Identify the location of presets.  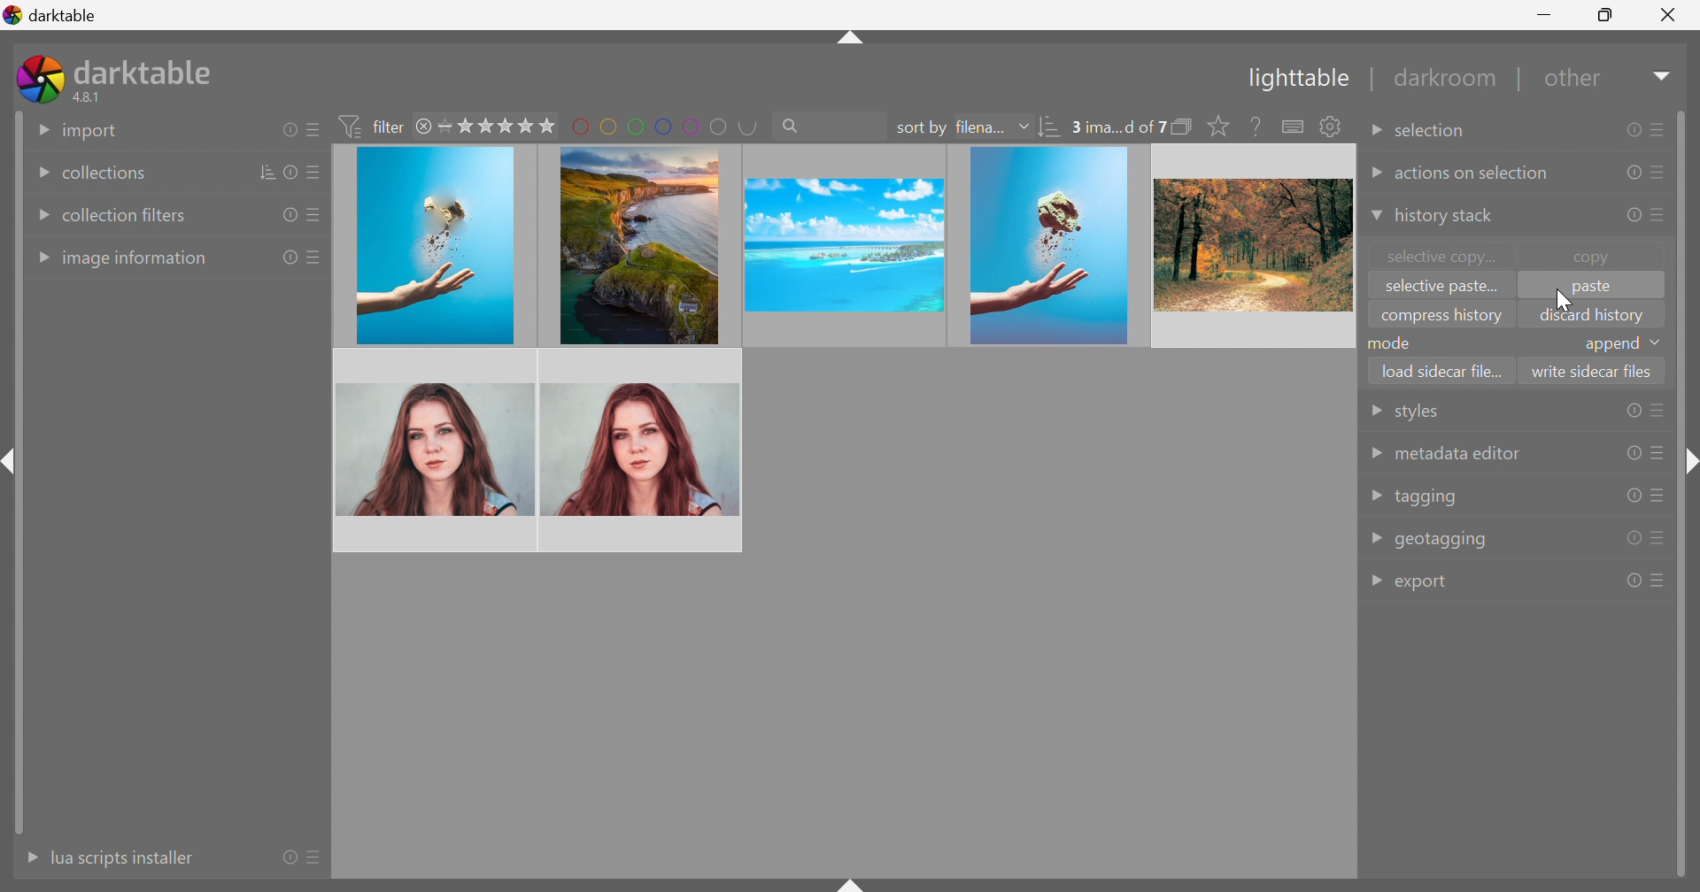
(1660, 580).